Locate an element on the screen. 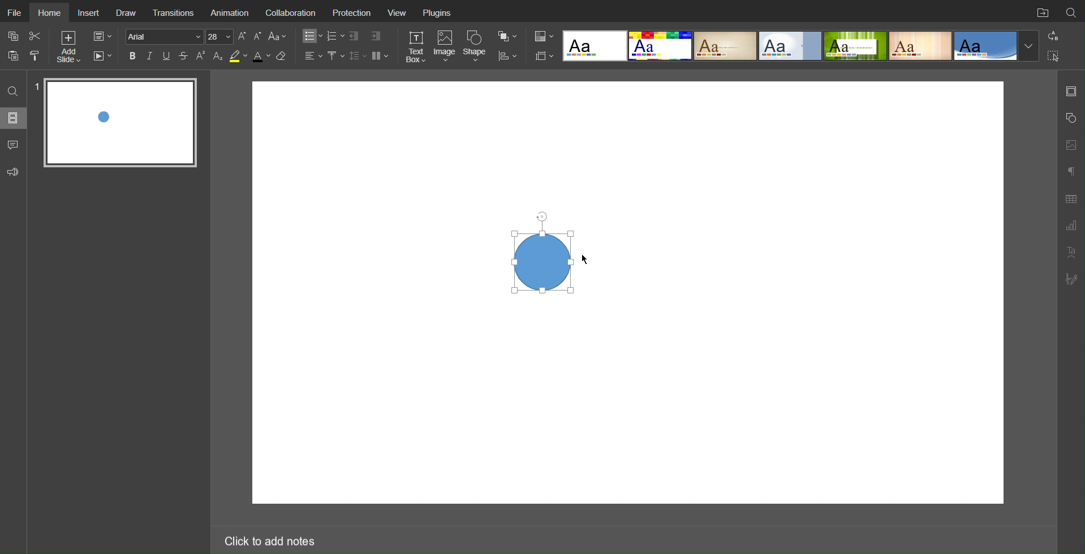  Cut is located at coordinates (36, 36).